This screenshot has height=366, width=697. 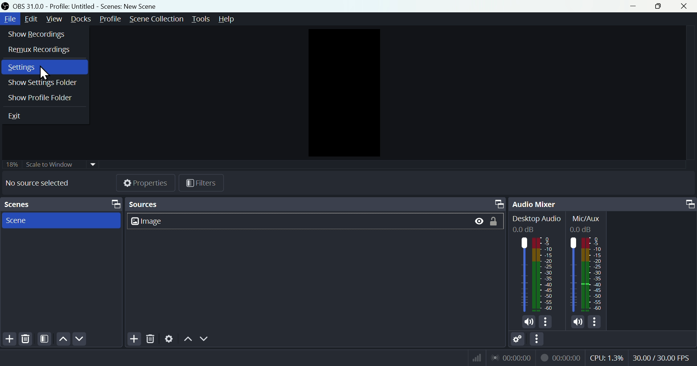 I want to click on more options, so click(x=596, y=322).